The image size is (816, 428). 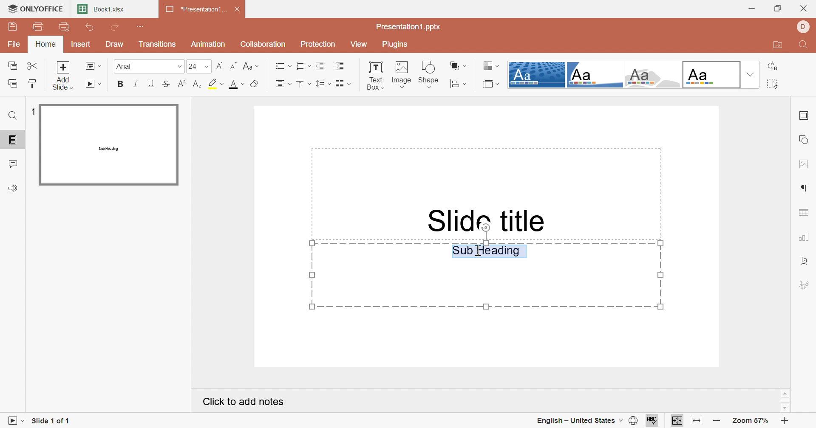 I want to click on Print, so click(x=39, y=26).